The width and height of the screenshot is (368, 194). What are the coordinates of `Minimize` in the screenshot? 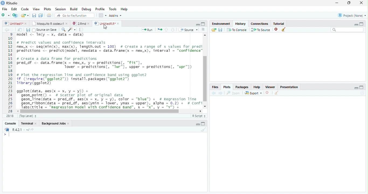 It's located at (337, 3).